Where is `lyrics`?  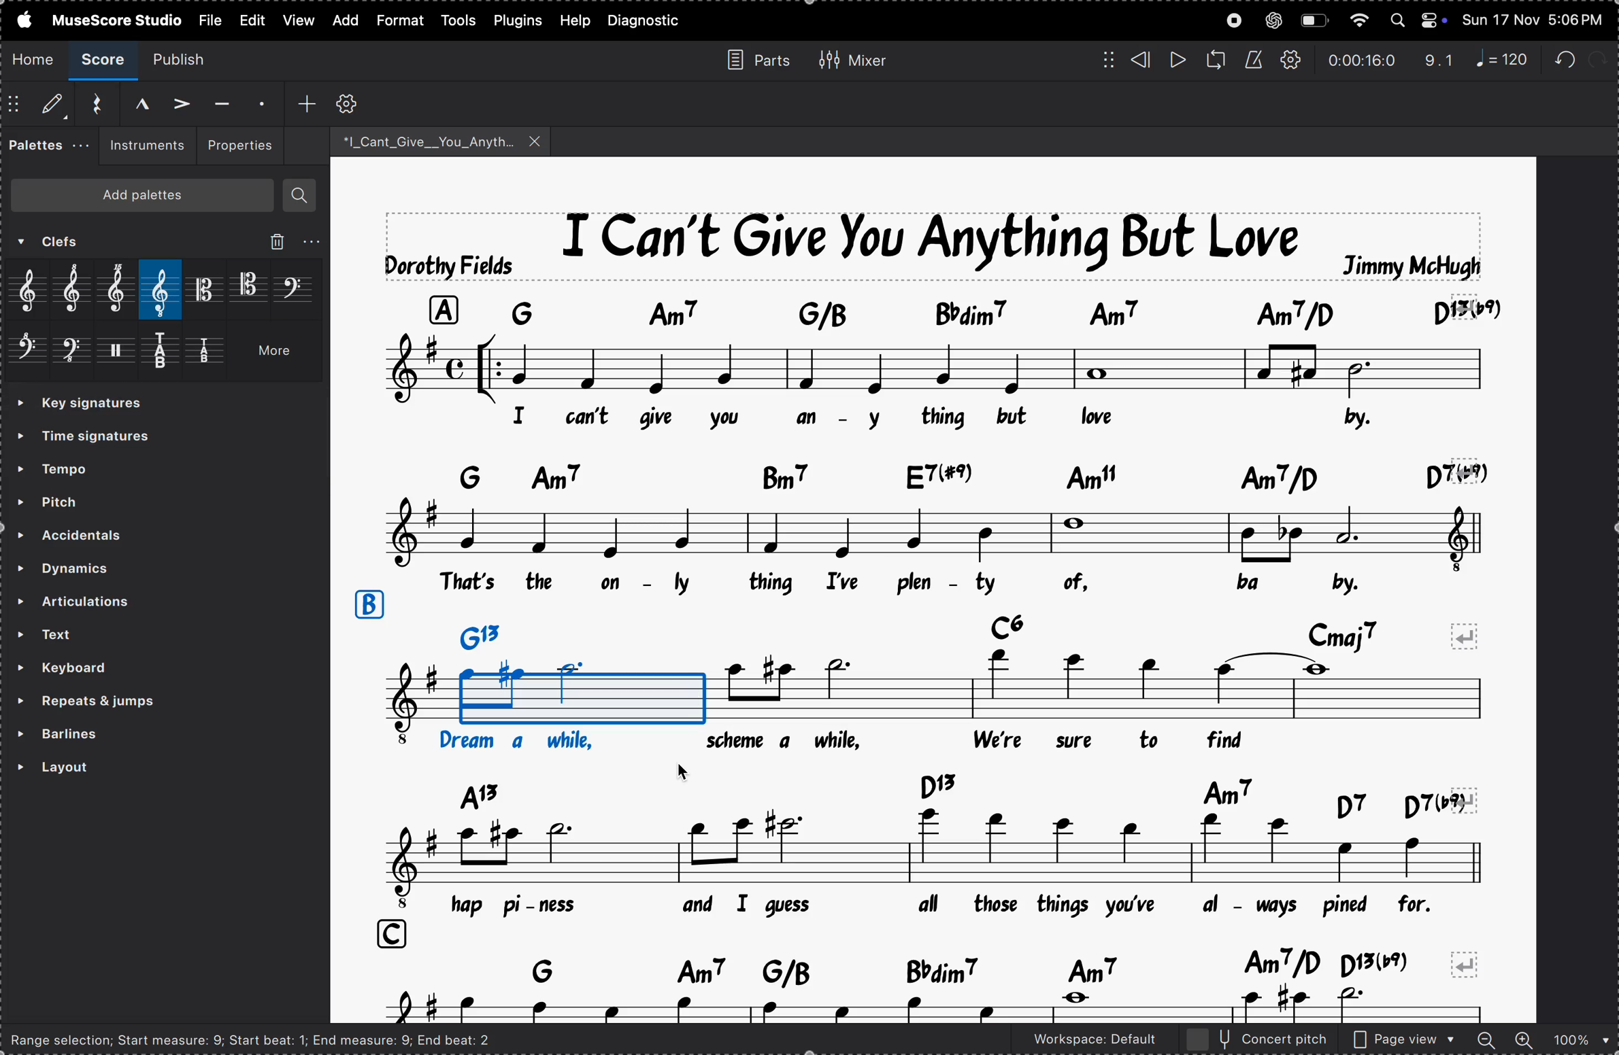 lyrics is located at coordinates (958, 907).